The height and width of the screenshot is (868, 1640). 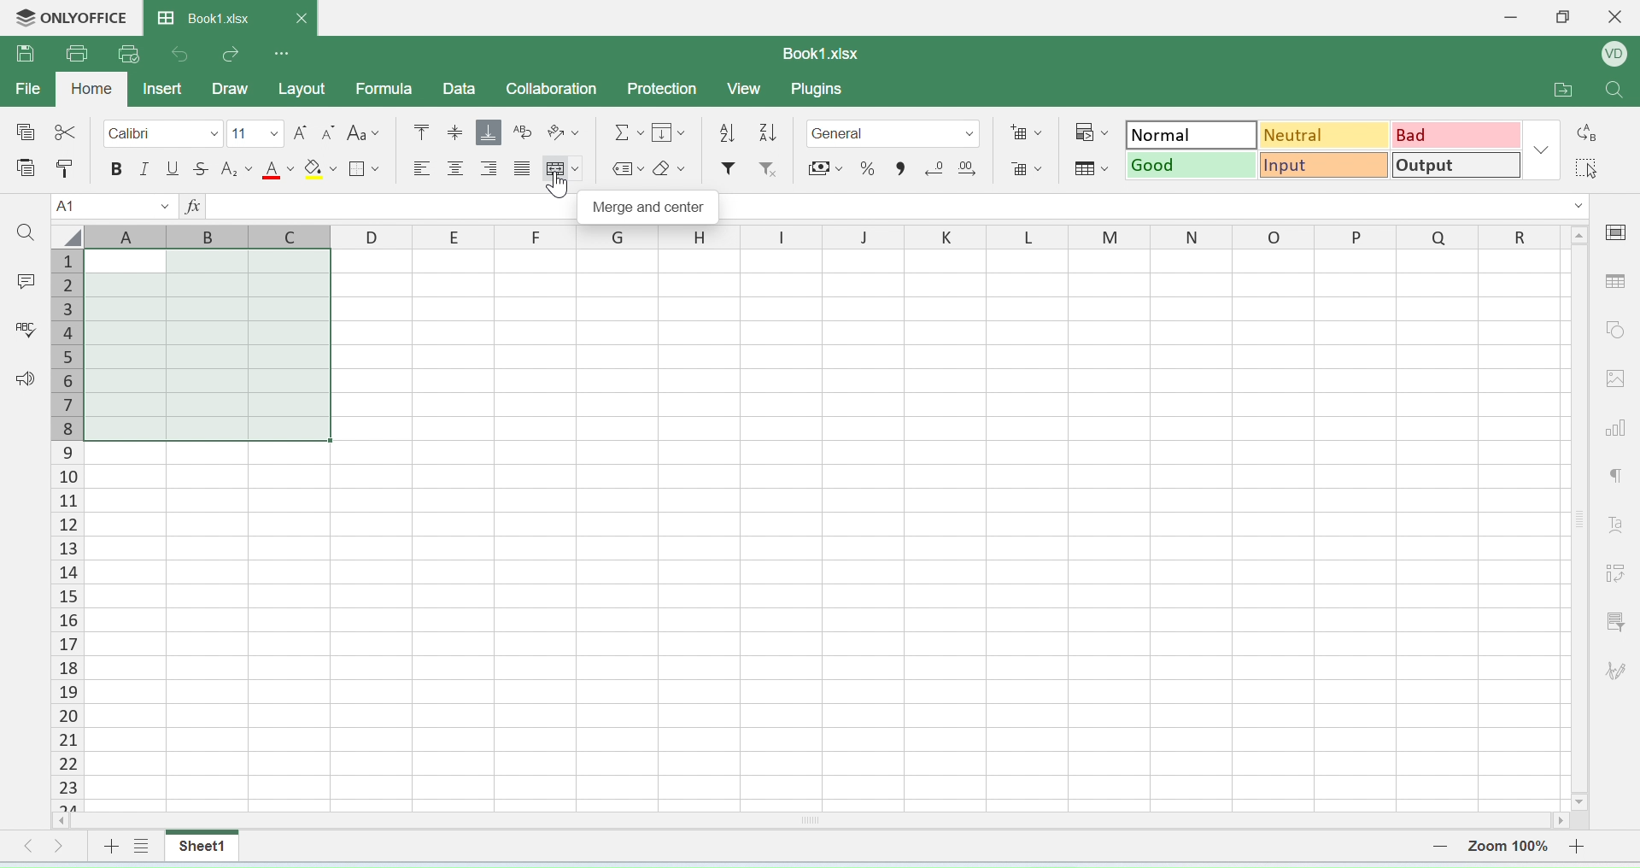 What do you see at coordinates (1188, 133) in the screenshot?
I see `normal` at bounding box center [1188, 133].